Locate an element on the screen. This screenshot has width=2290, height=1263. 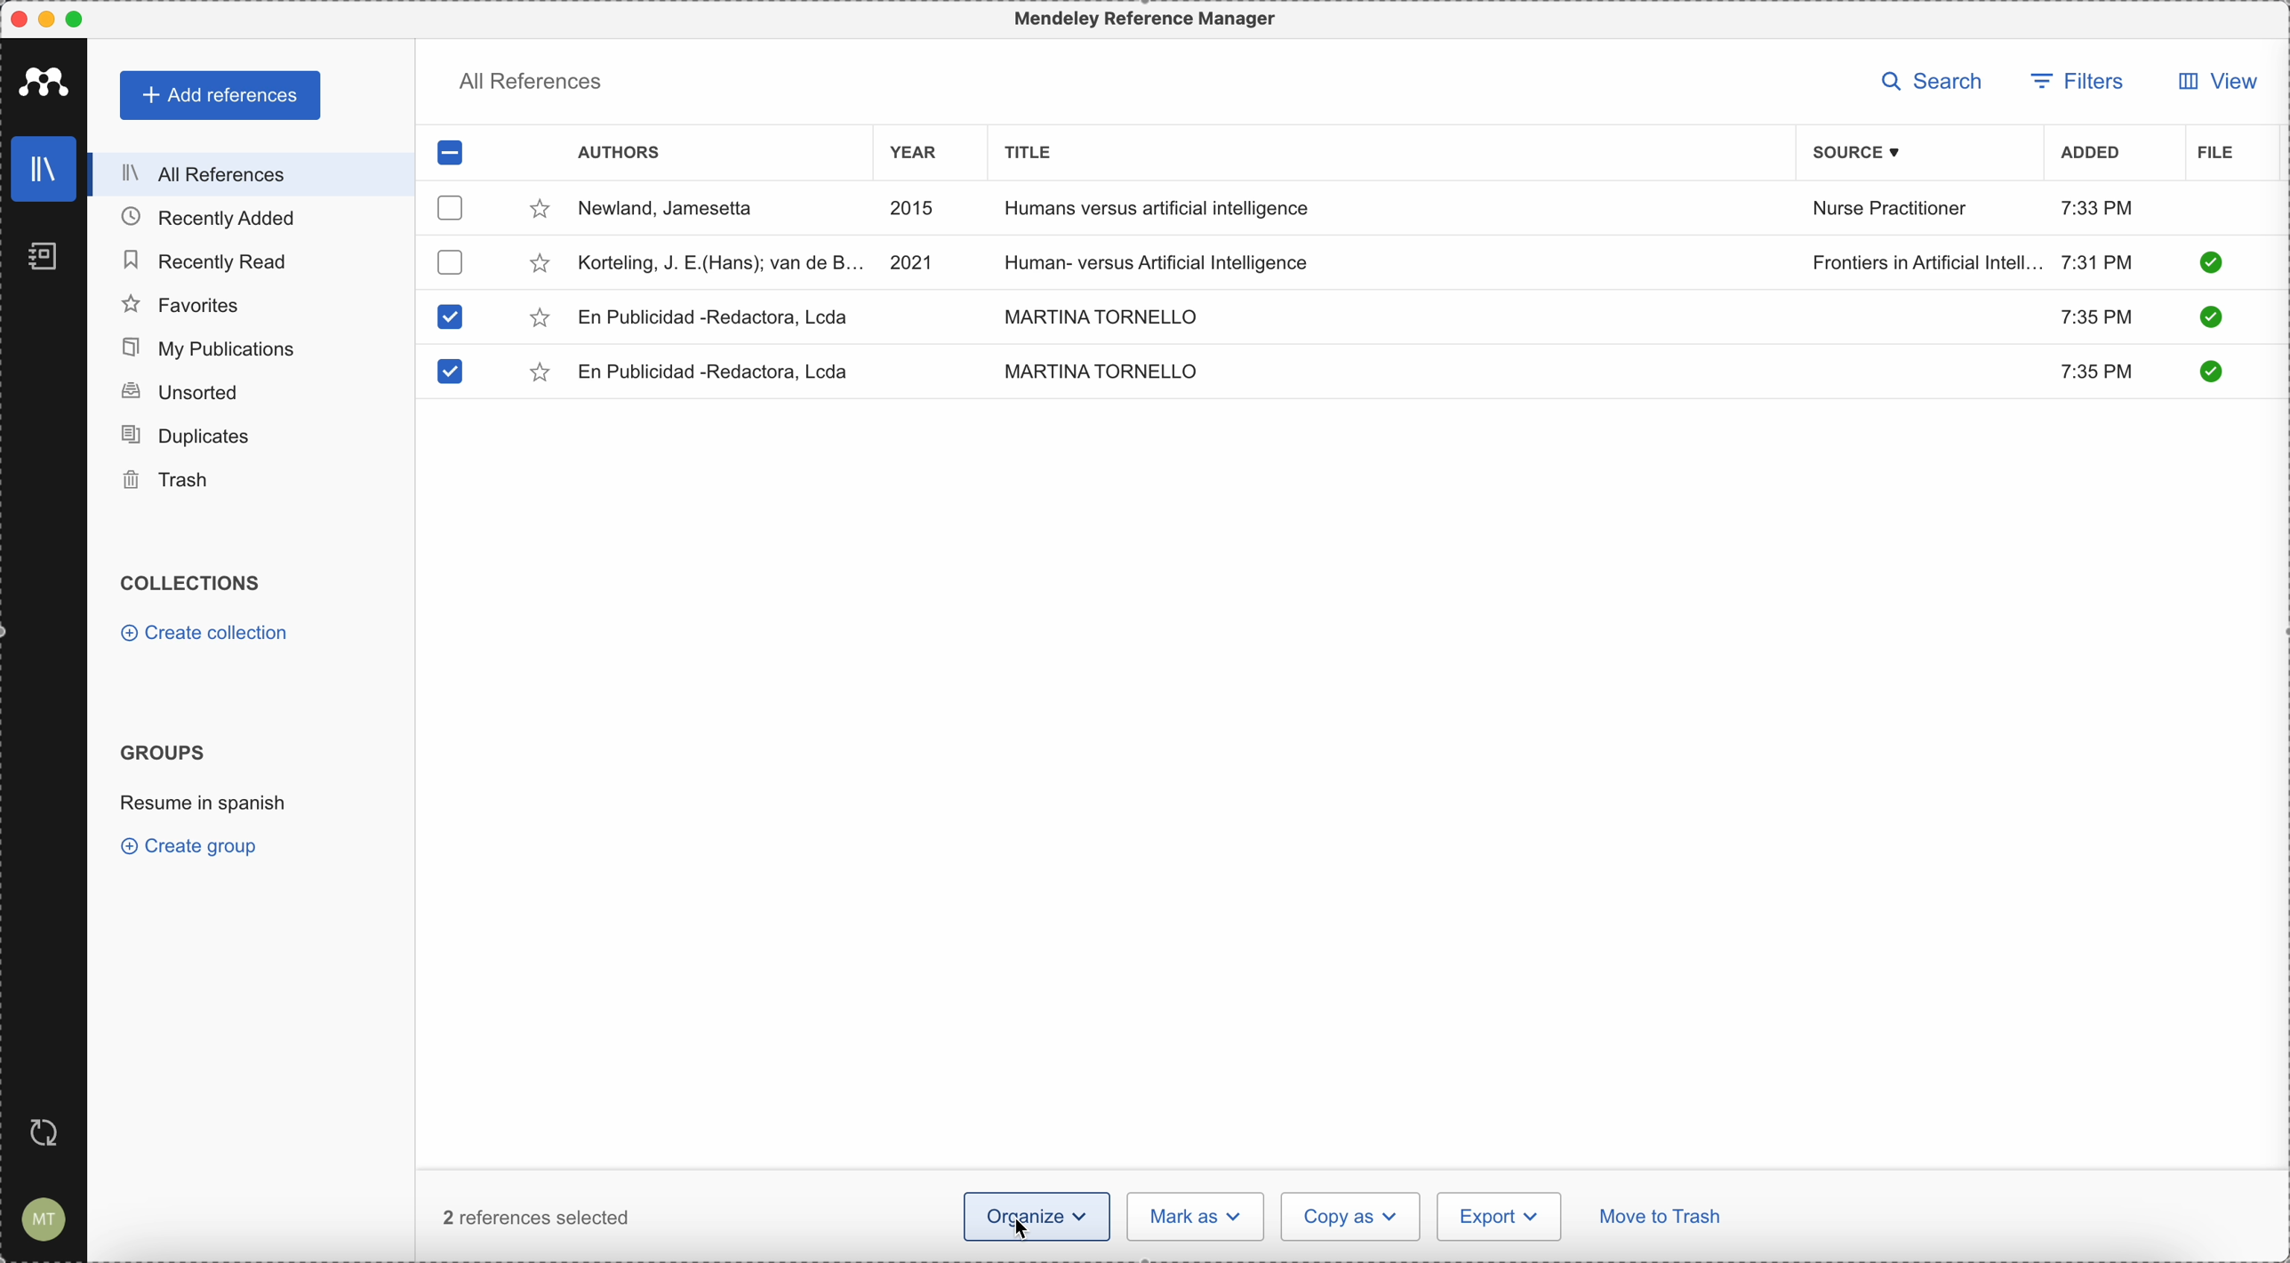
source is located at coordinates (1870, 152).